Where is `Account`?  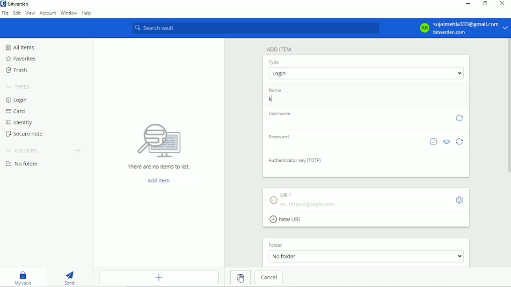 Account is located at coordinates (48, 13).